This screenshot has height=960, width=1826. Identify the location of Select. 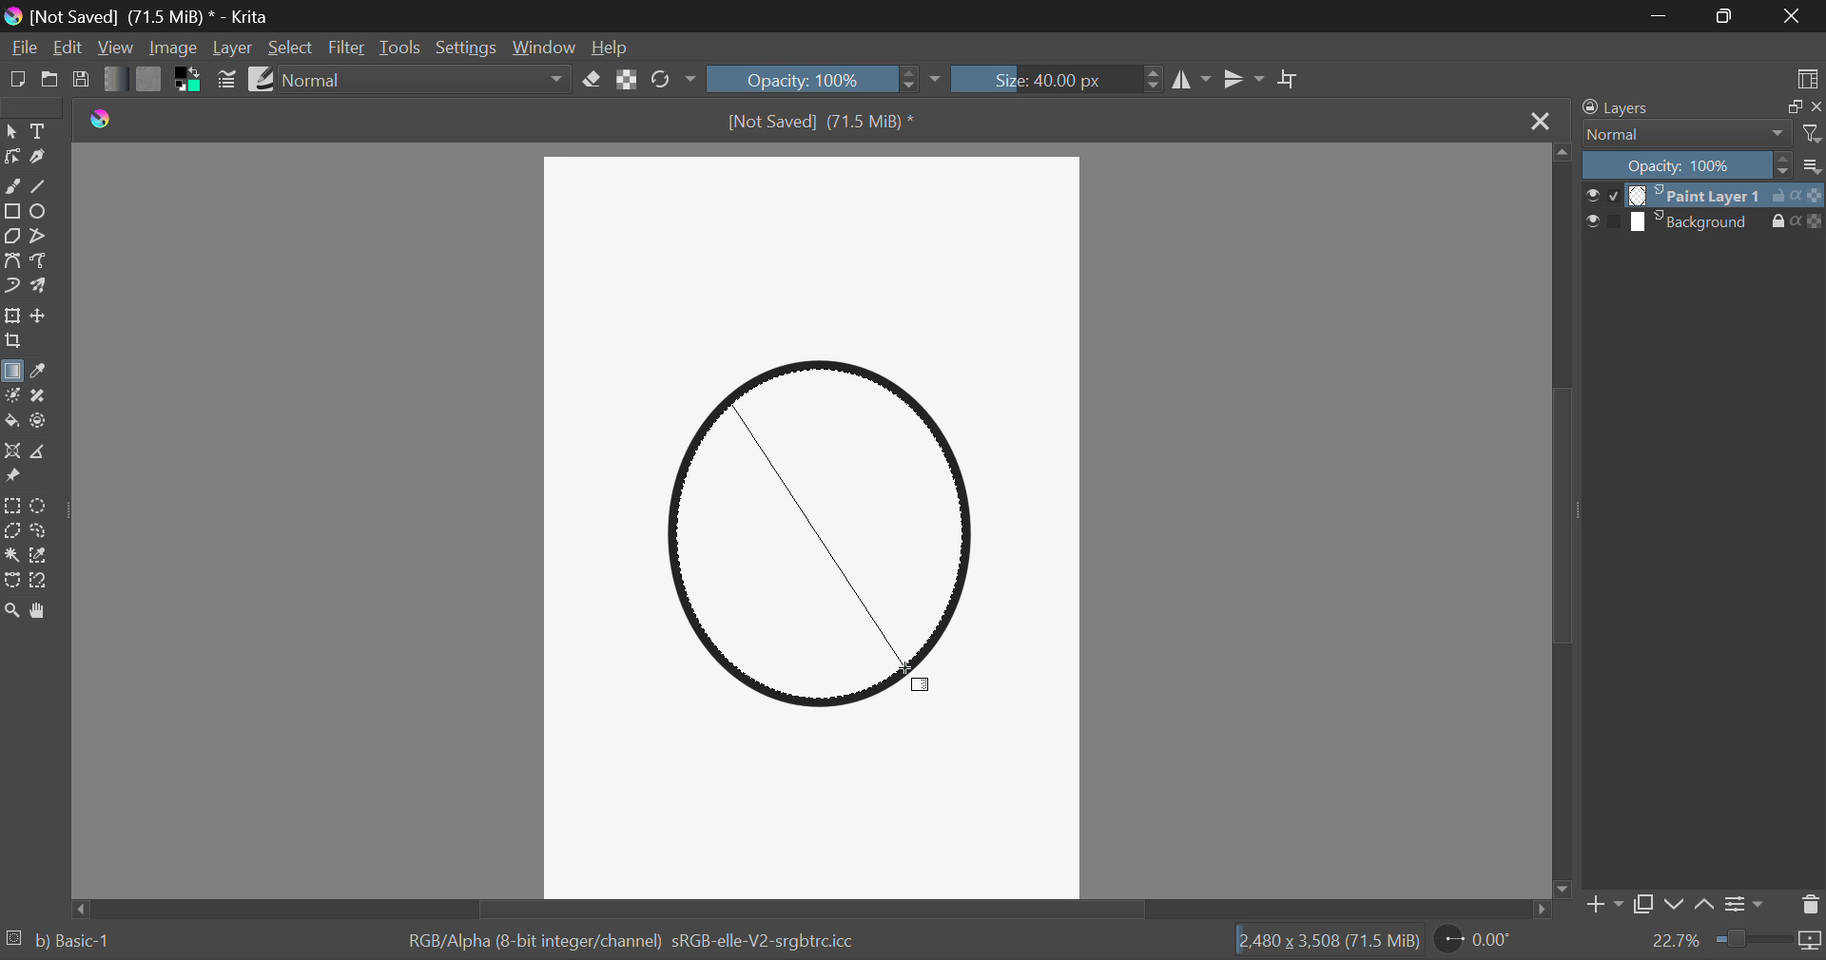
(291, 50).